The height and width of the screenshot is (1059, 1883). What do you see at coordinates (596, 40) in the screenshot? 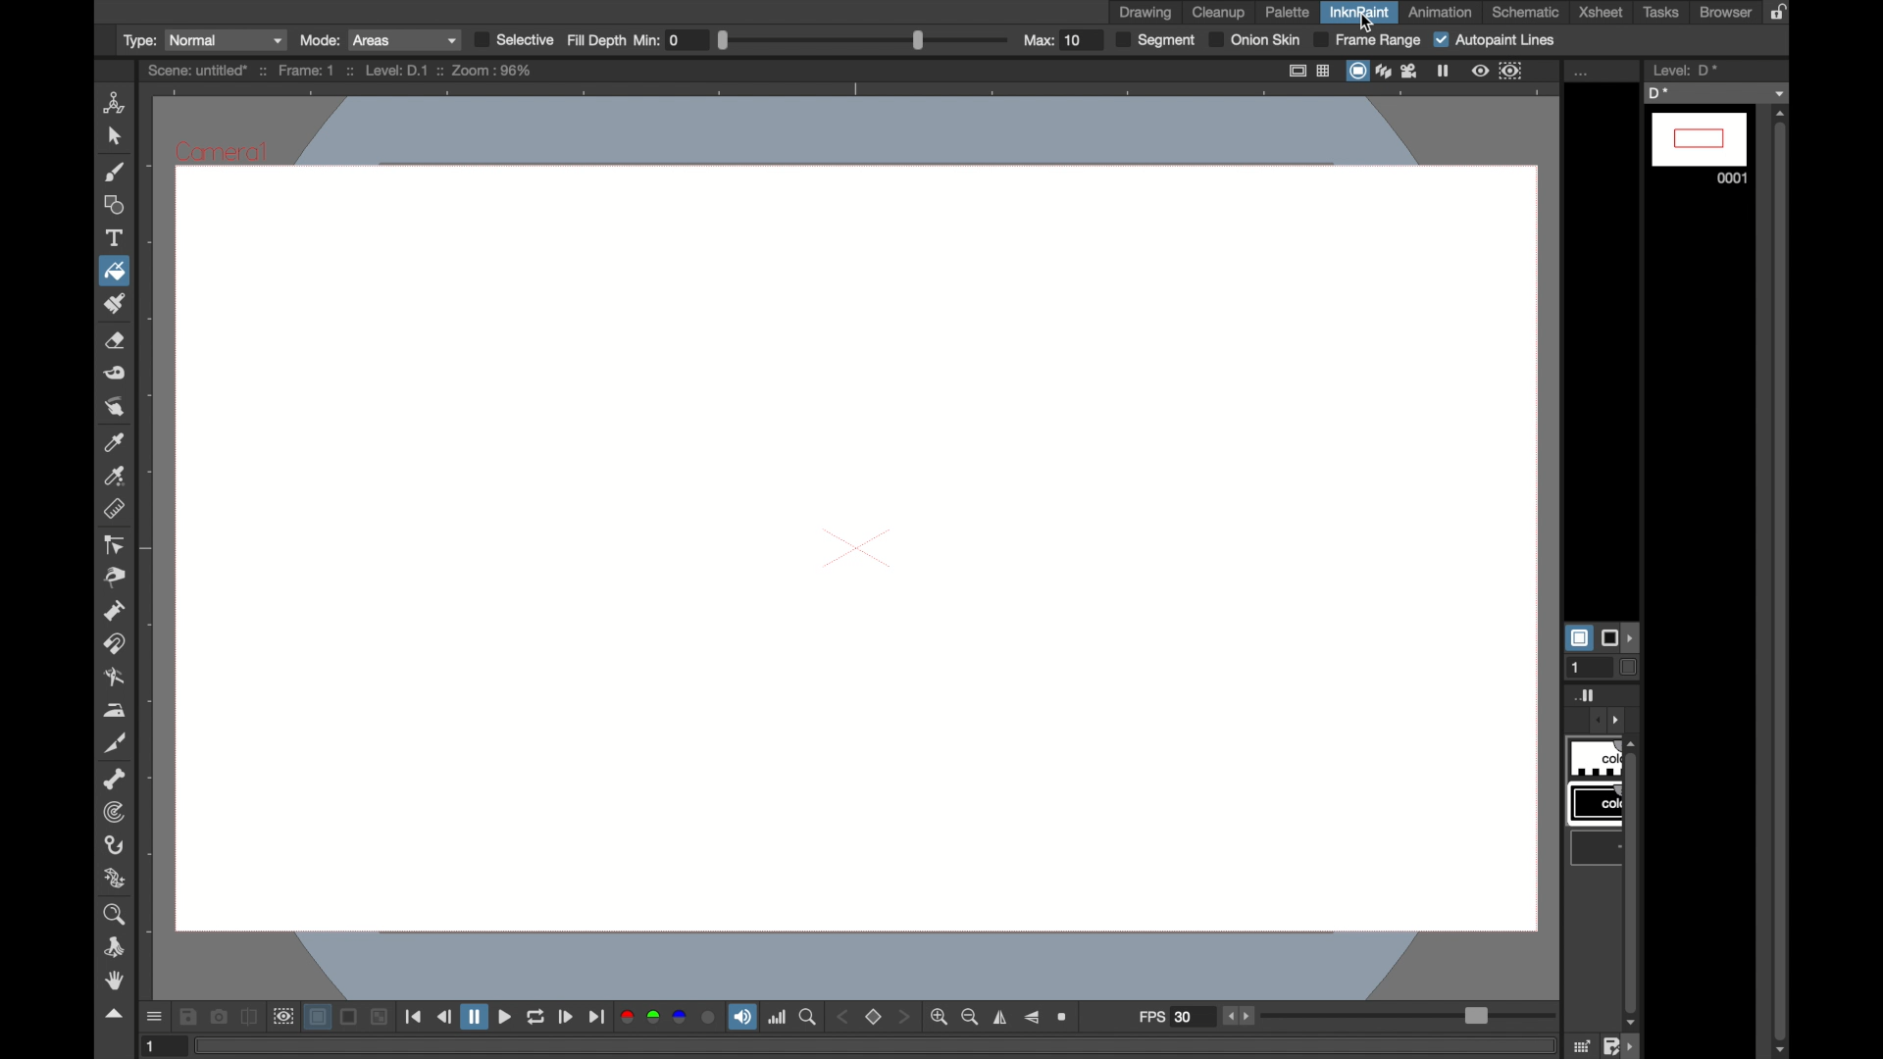
I see `fill depth` at bounding box center [596, 40].